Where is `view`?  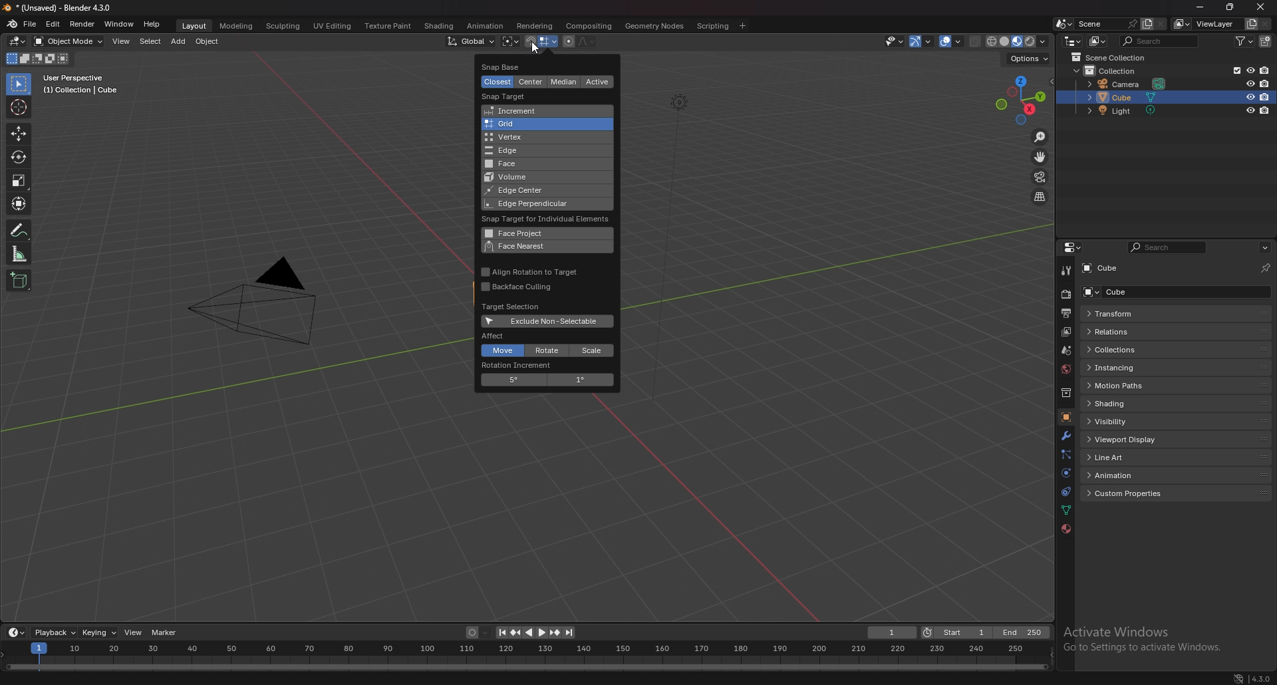 view is located at coordinates (134, 633).